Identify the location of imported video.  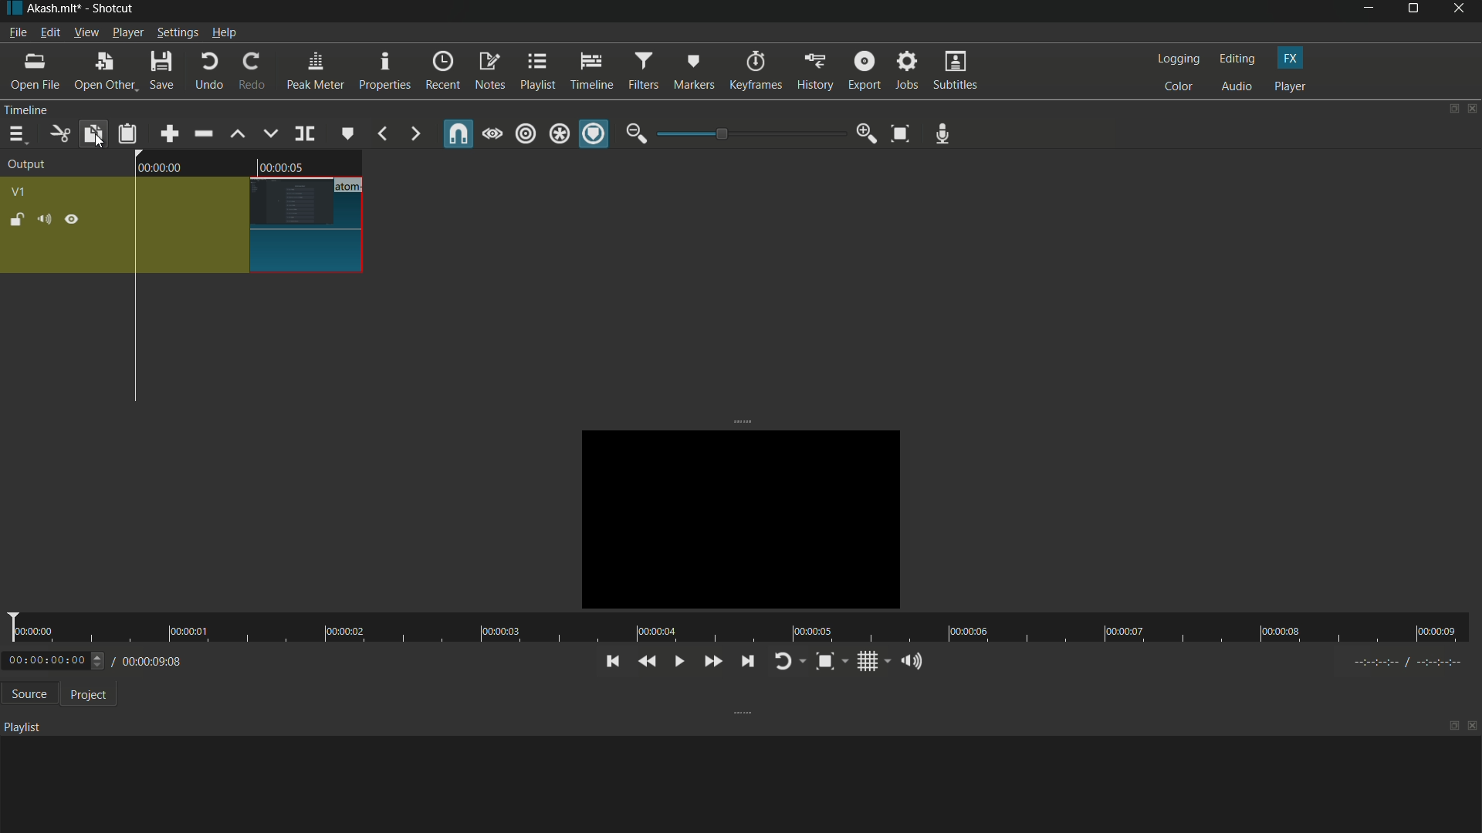
(732, 517).